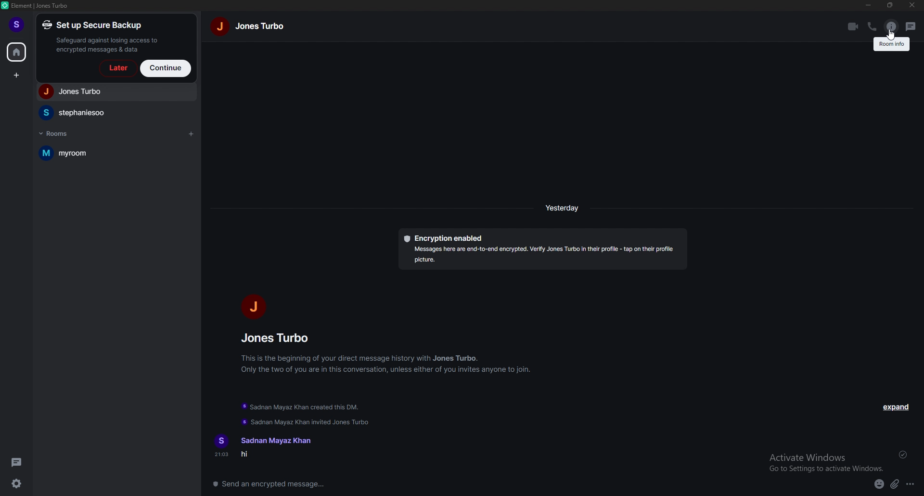 This screenshot has height=496, width=924. Describe the element at coordinates (271, 456) in the screenshot. I see `message` at that location.